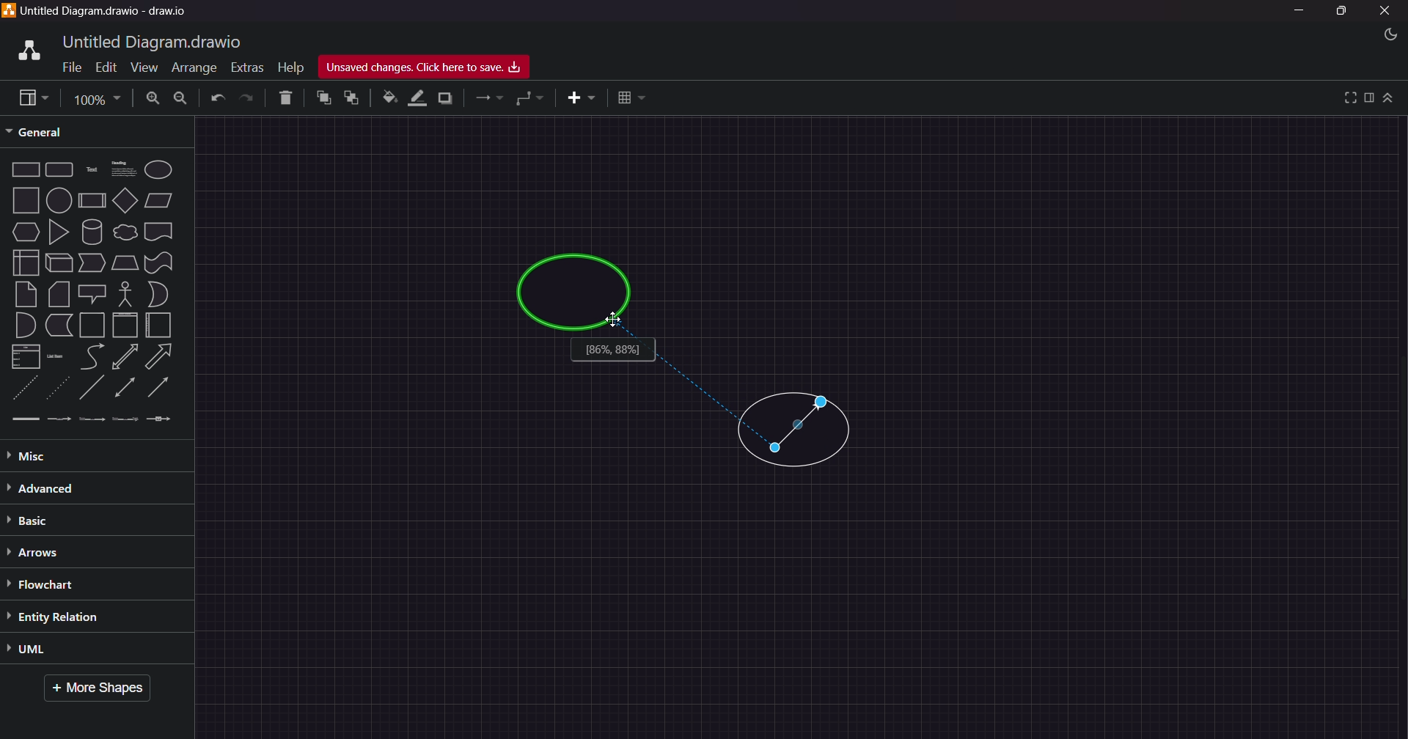  What do you see at coordinates (73, 488) in the screenshot?
I see `Advanced` at bounding box center [73, 488].